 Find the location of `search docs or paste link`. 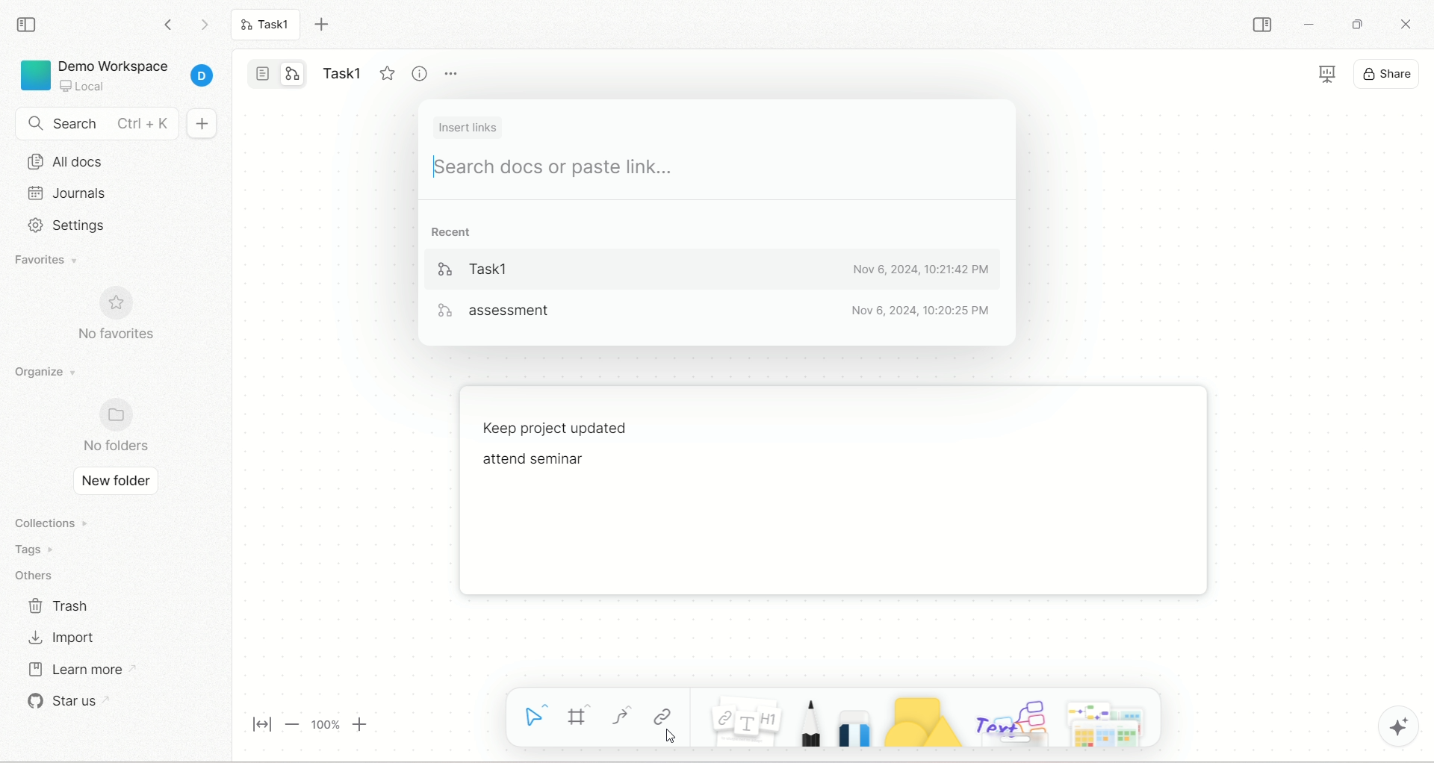

search docs or paste link is located at coordinates (554, 166).